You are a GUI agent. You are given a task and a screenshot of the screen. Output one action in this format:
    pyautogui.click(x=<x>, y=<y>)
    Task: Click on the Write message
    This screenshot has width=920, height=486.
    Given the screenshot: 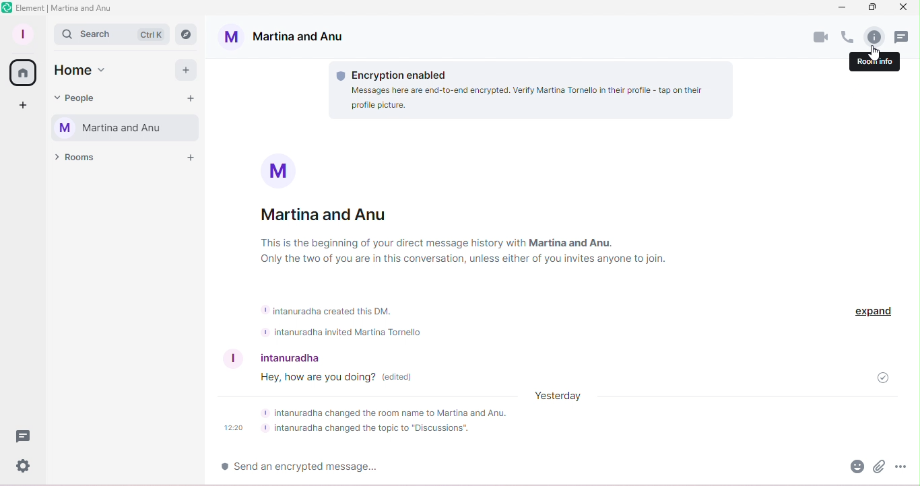 What is the action you would take?
    pyautogui.click(x=502, y=468)
    